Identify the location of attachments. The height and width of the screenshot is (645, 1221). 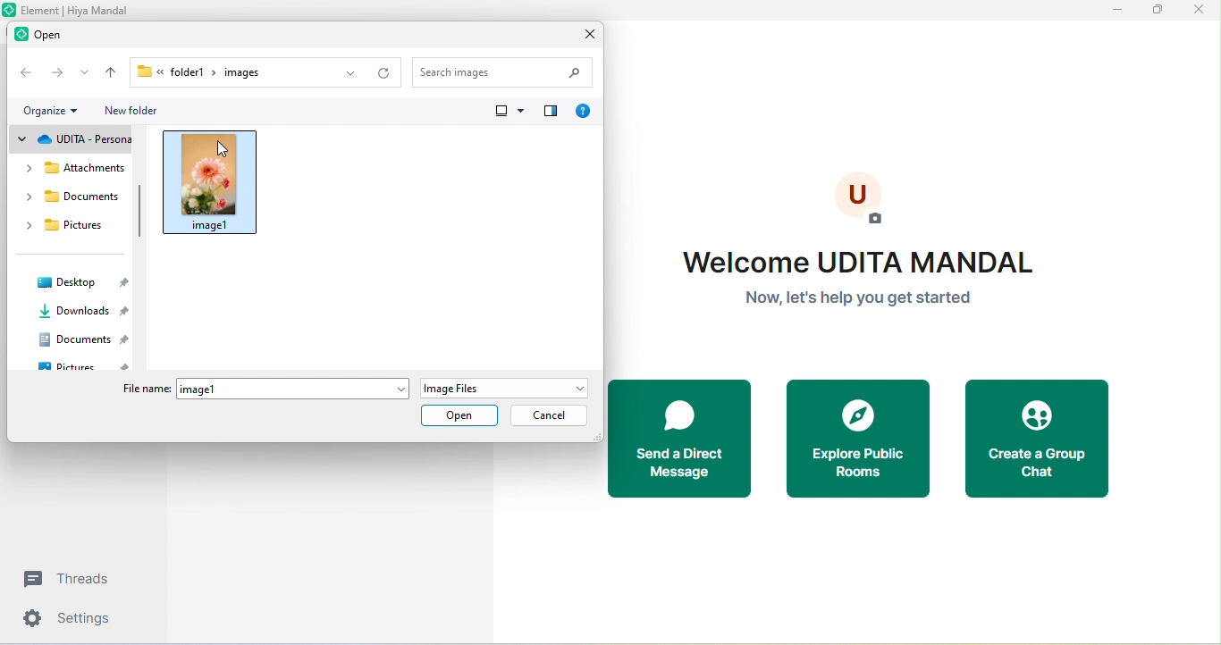
(72, 167).